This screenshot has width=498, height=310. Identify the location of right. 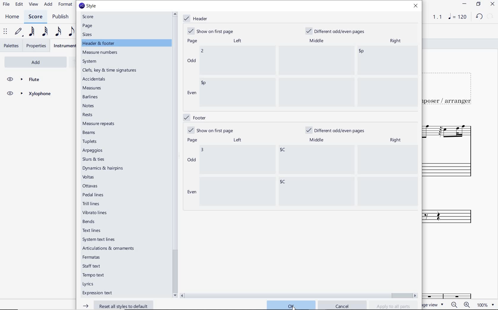
(395, 41).